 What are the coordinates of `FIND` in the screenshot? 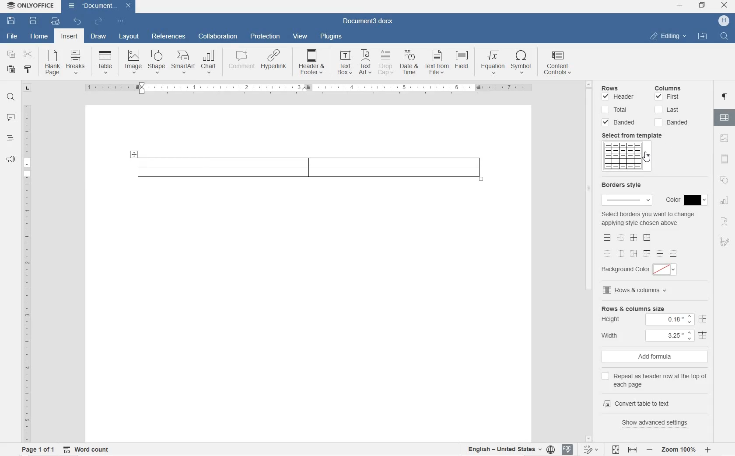 It's located at (10, 98).